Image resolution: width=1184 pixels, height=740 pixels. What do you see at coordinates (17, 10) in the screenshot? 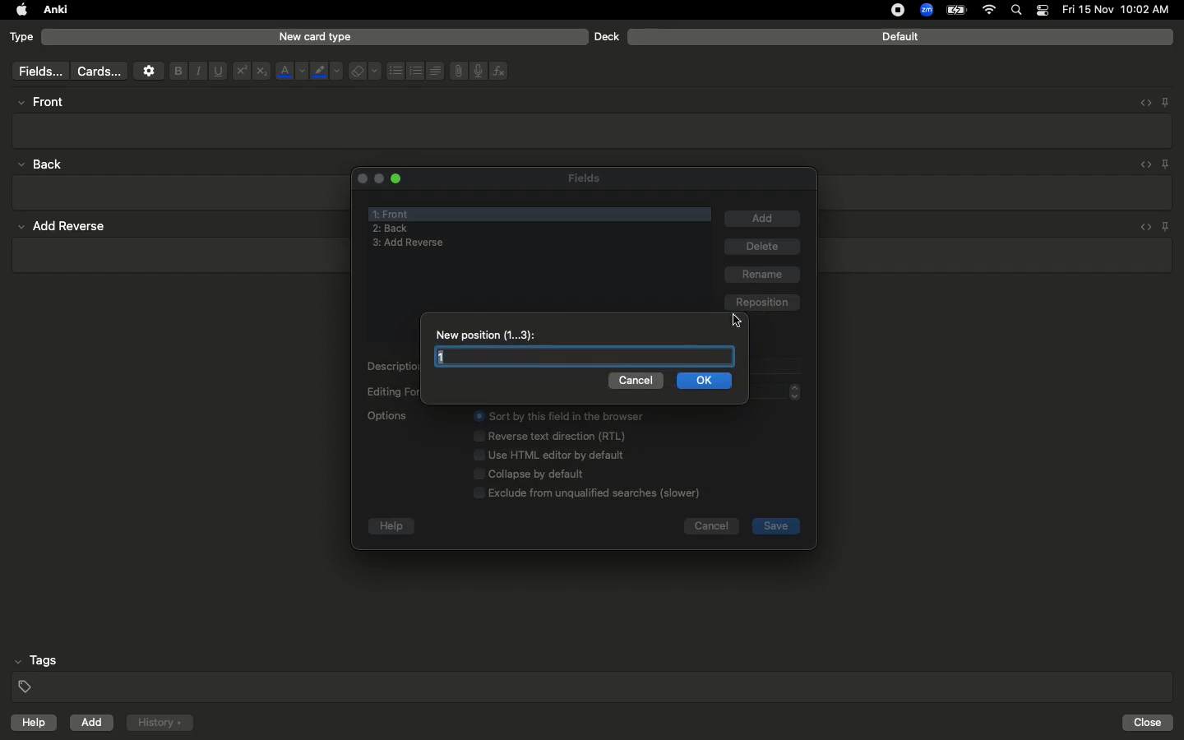
I see `apple logo` at bounding box center [17, 10].